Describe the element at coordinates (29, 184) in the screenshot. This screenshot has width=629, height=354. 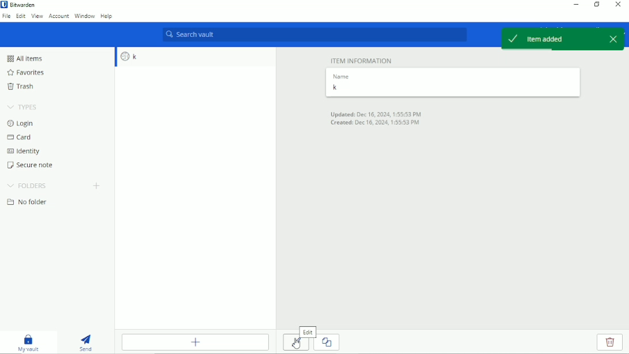
I see `Folders` at that location.